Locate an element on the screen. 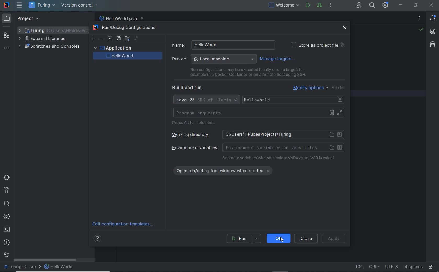 Image resolution: width=439 pixels, height=272 pixels. project name is located at coordinates (43, 5).